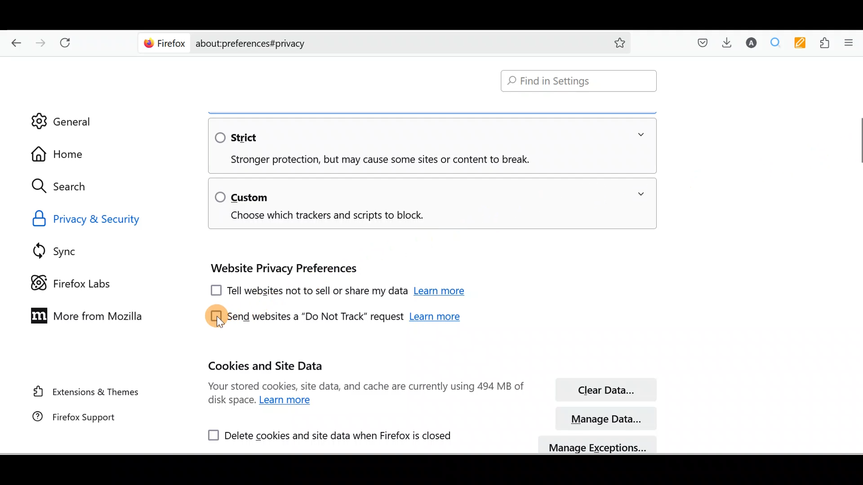 This screenshot has height=485, width=863. What do you see at coordinates (307, 292) in the screenshot?
I see `Tell websites not to sell or share my data` at bounding box center [307, 292].